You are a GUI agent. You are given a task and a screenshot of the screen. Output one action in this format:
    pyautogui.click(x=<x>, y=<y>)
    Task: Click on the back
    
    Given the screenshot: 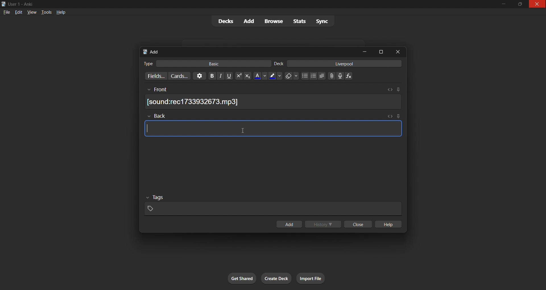 What is the action you would take?
    pyautogui.click(x=272, y=116)
    